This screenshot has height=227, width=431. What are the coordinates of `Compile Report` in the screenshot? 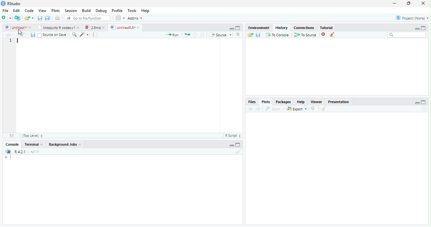 It's located at (95, 34).